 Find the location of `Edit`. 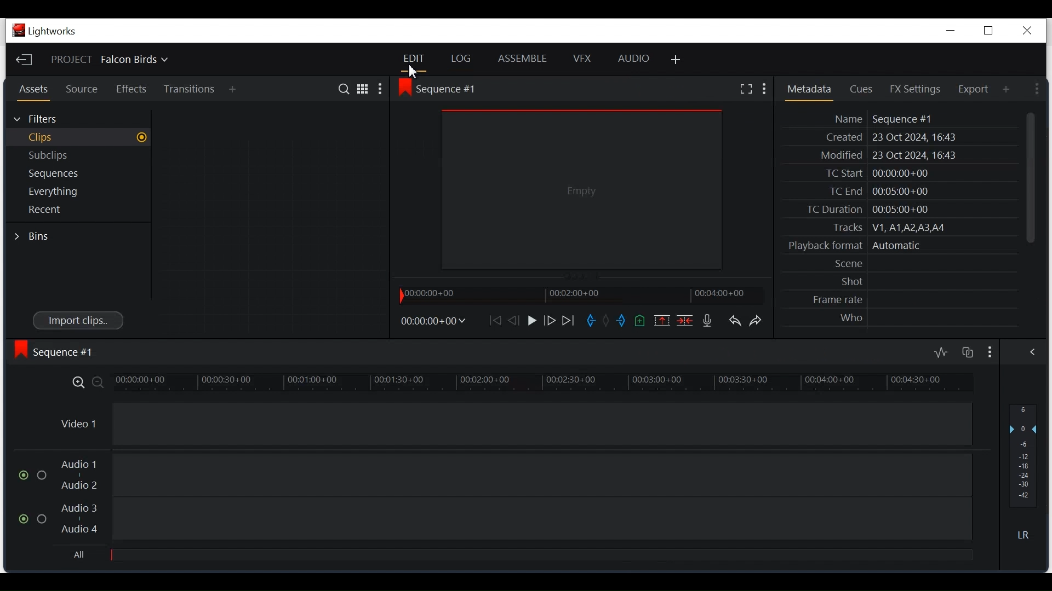

Edit is located at coordinates (415, 60).